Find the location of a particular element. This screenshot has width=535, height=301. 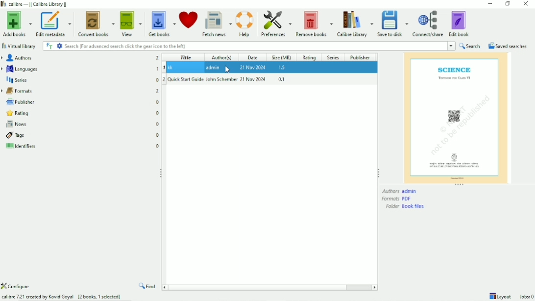

Convert books is located at coordinates (96, 24).